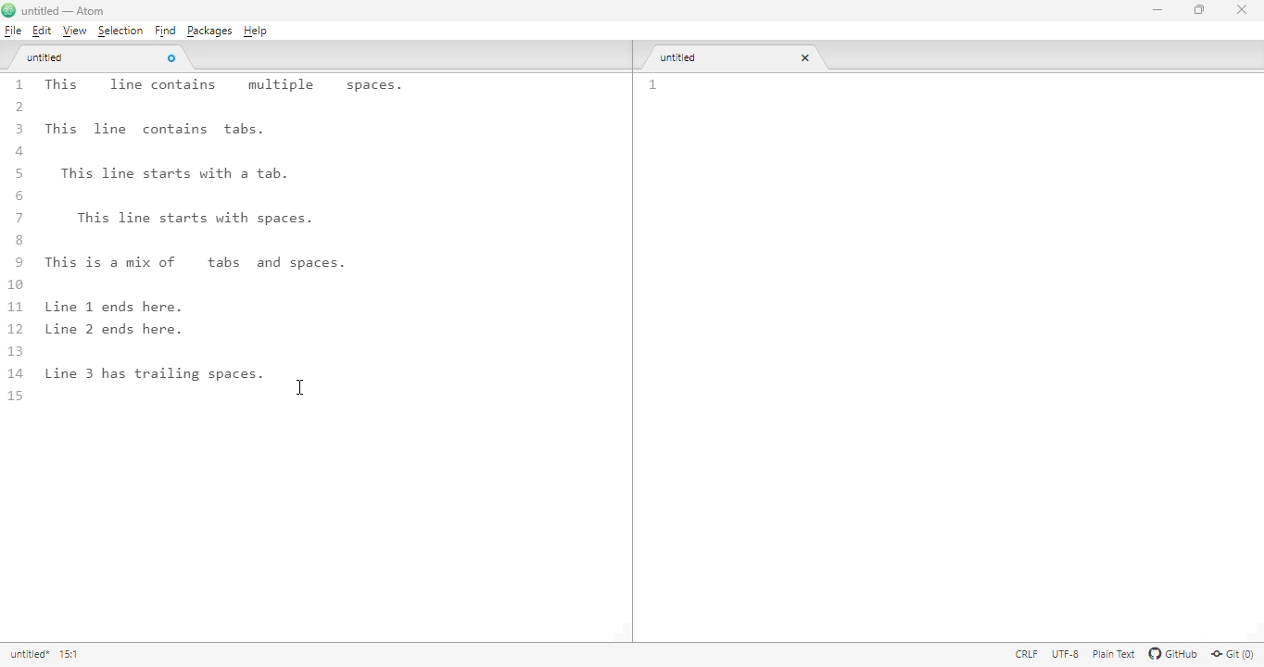  I want to click on close tab, so click(805, 57).